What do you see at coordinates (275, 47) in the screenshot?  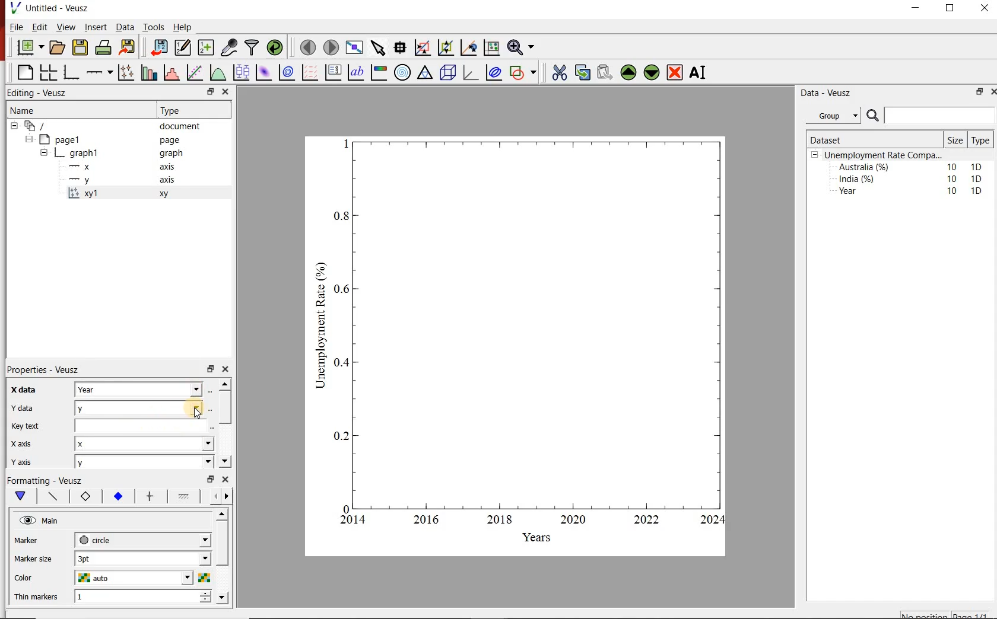 I see `reload datasets` at bounding box center [275, 47].